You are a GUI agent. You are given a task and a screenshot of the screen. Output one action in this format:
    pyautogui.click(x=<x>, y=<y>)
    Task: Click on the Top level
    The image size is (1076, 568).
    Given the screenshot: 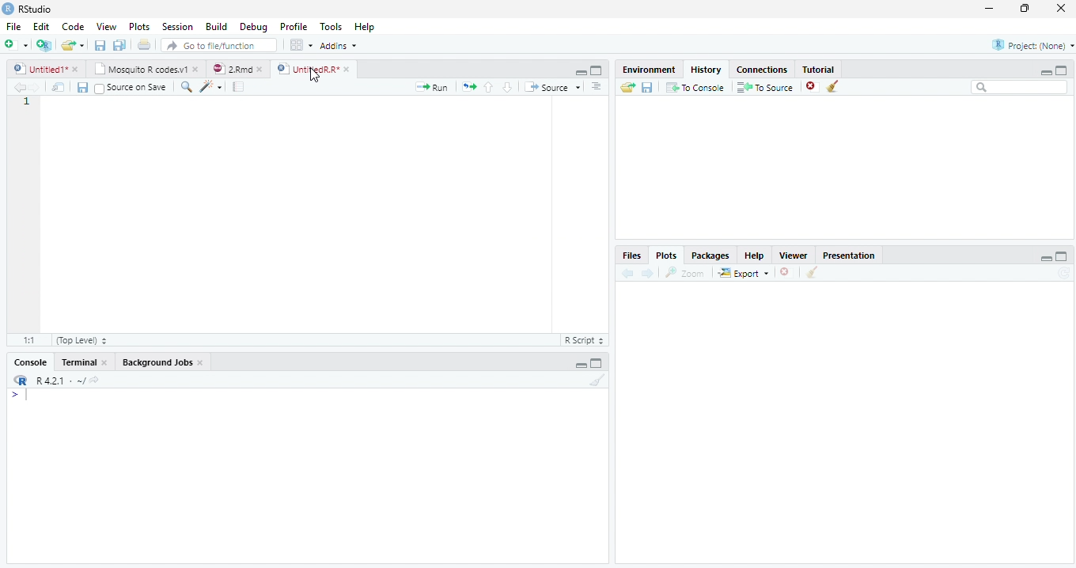 What is the action you would take?
    pyautogui.click(x=78, y=341)
    